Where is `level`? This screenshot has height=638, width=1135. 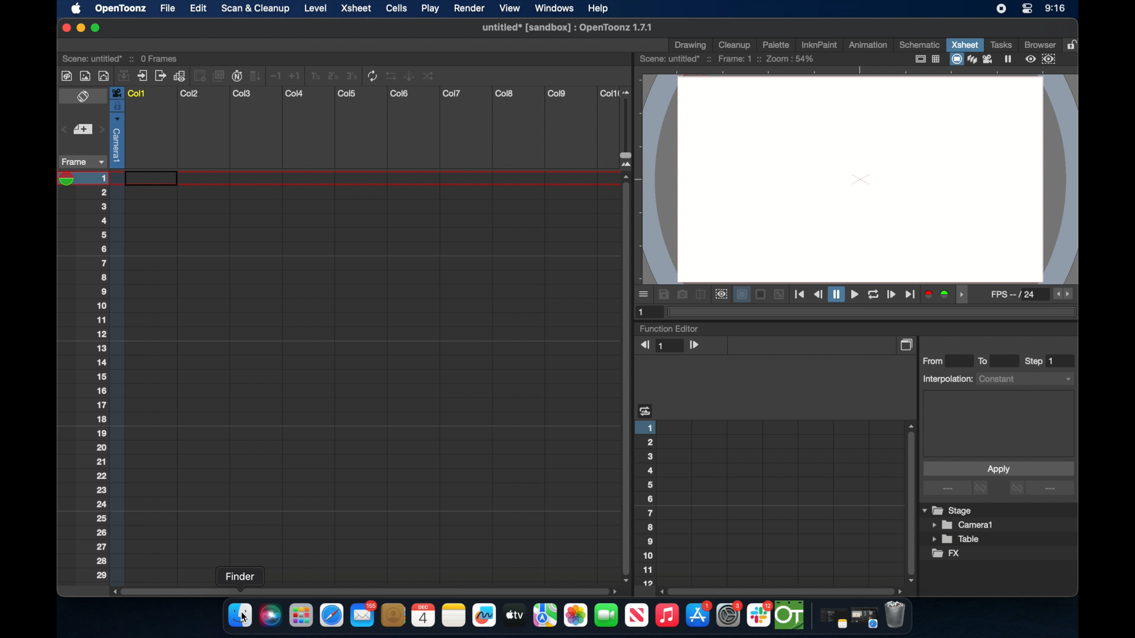
level is located at coordinates (317, 8).